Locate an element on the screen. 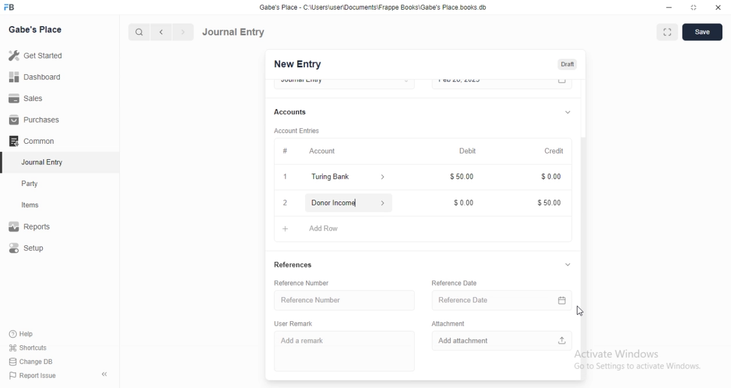 The height and width of the screenshot is (388, 731). Sales is located at coordinates (37, 98).